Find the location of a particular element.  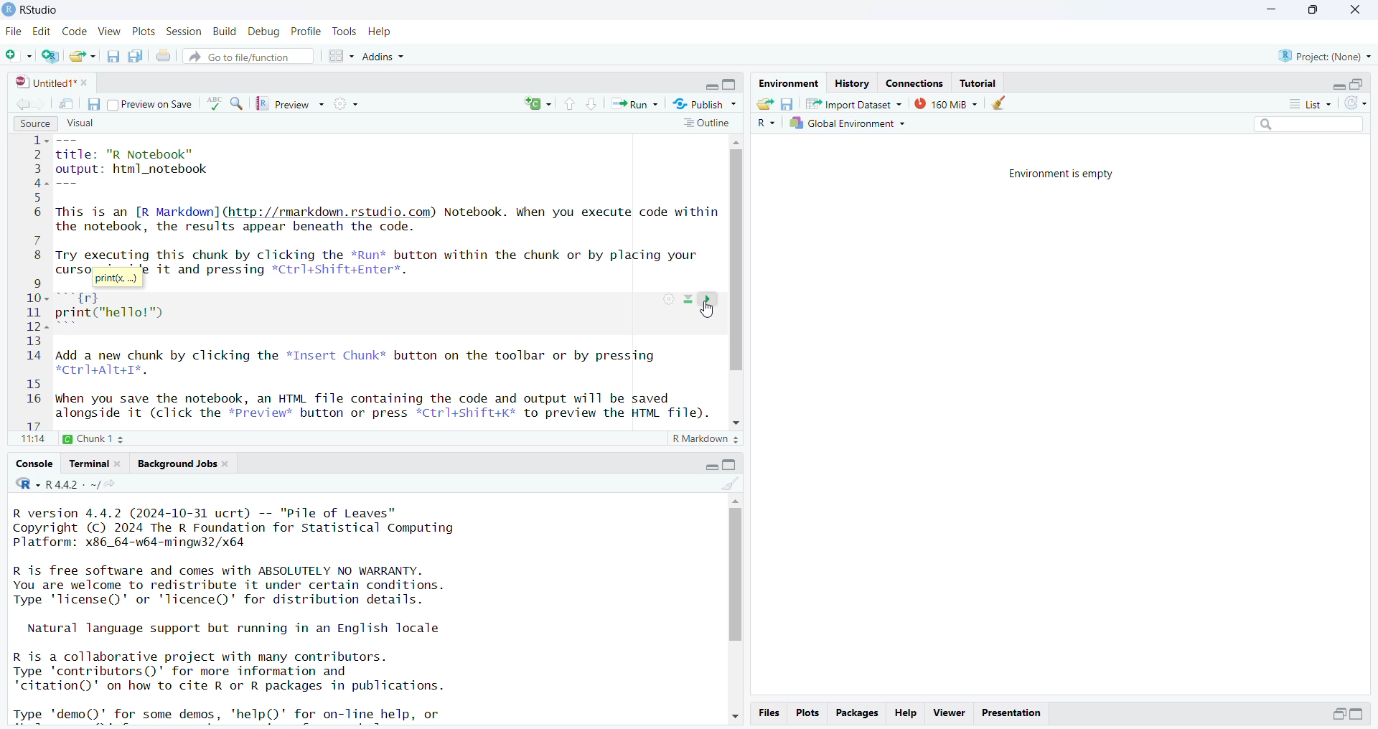

show in new window is located at coordinates (66, 103).